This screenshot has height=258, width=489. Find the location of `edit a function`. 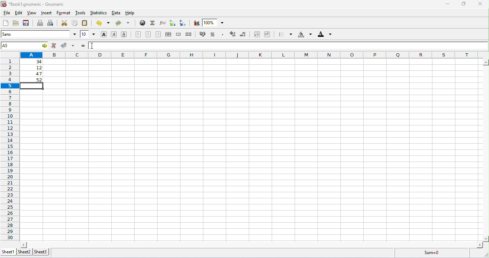

edit a function is located at coordinates (162, 23).